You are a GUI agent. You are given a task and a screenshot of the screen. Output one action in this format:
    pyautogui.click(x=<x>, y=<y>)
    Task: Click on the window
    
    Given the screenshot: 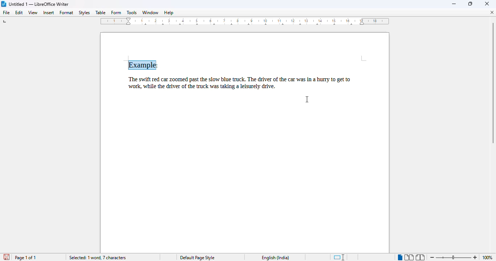 What is the action you would take?
    pyautogui.click(x=150, y=12)
    